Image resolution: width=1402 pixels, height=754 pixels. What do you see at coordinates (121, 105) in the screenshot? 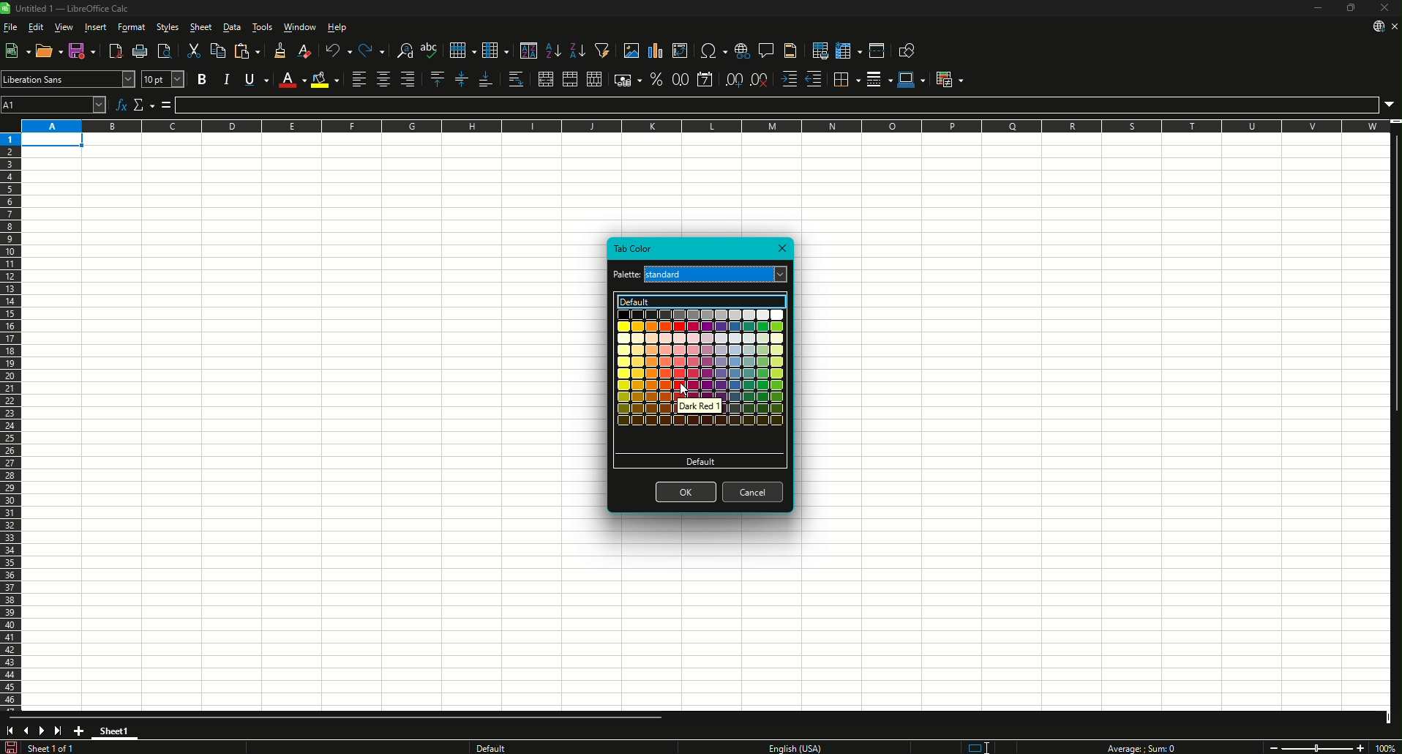
I see `Function Wizard` at bounding box center [121, 105].